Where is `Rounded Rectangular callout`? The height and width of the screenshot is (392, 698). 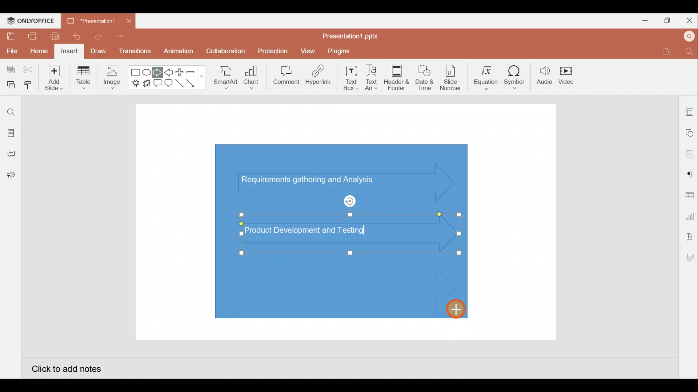 Rounded Rectangular callout is located at coordinates (168, 82).